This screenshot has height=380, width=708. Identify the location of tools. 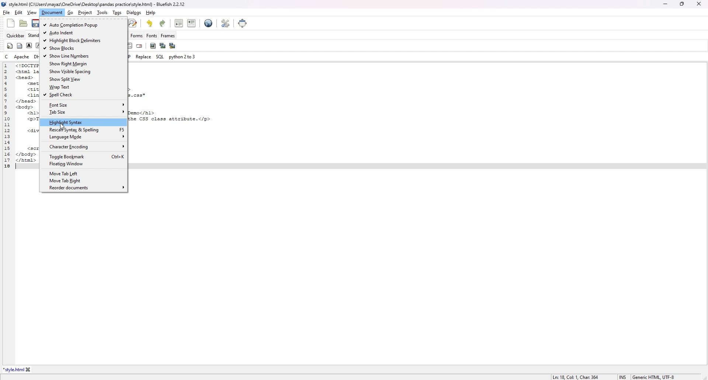
(103, 13).